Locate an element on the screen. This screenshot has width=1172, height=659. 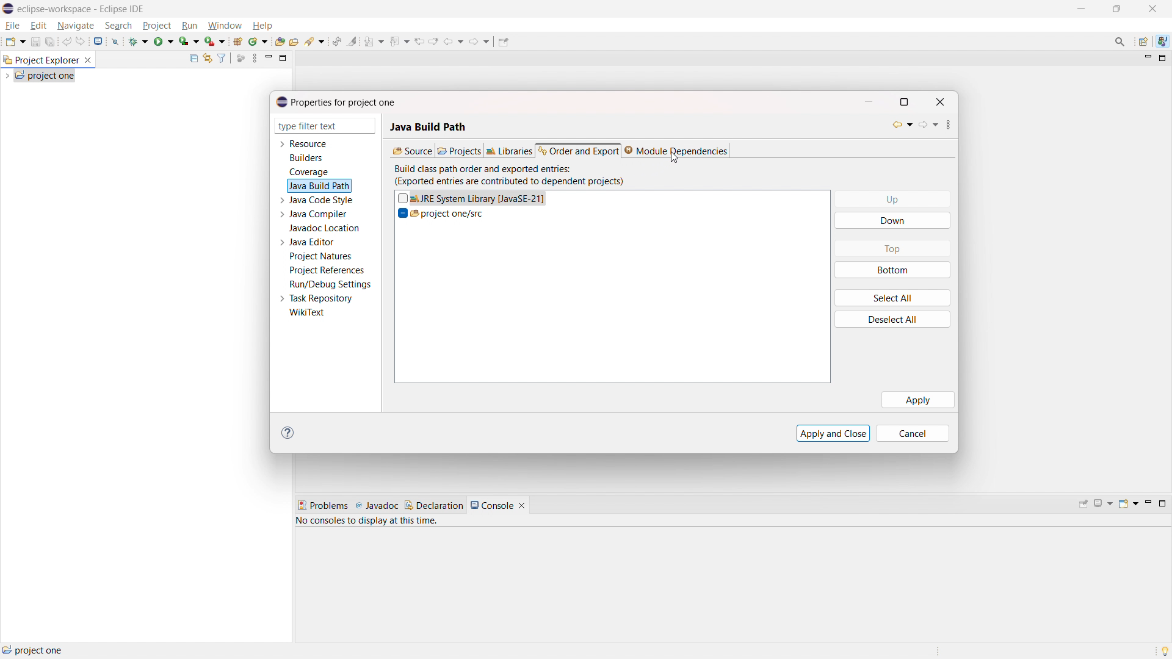
expand java editor is located at coordinates (282, 242).